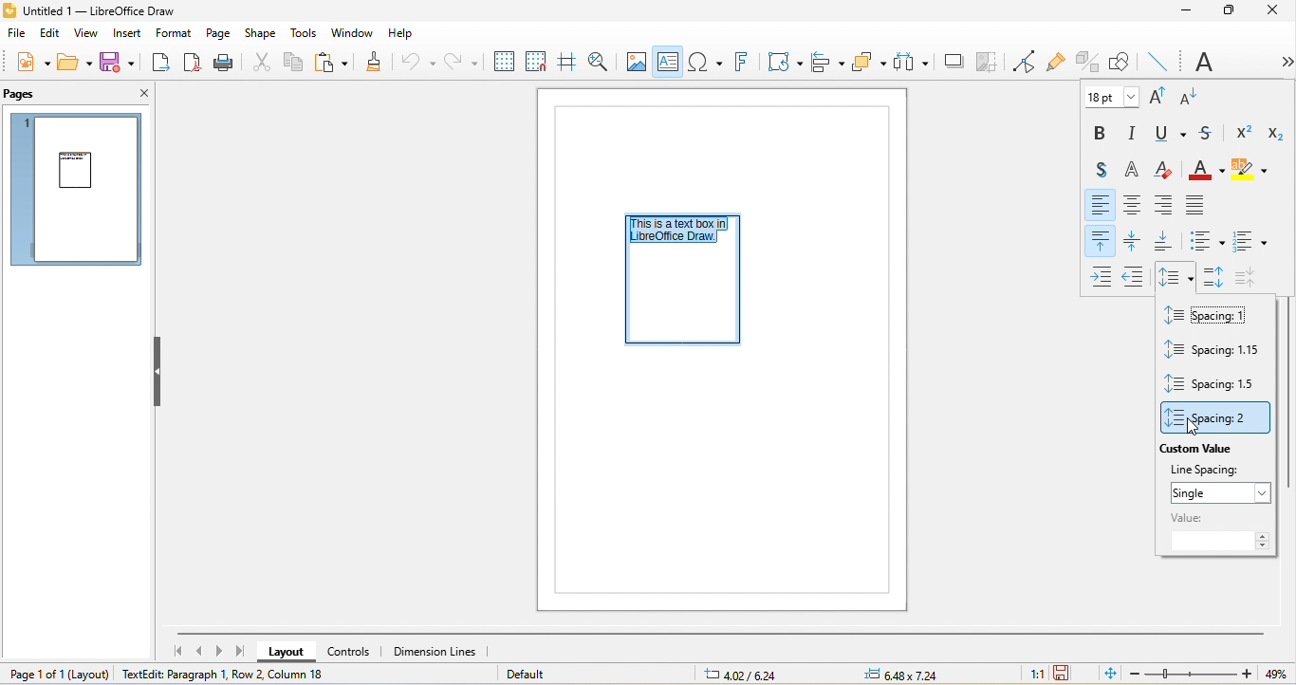 This screenshot has width=1296, height=685. What do you see at coordinates (1179, 275) in the screenshot?
I see `set line spacing` at bounding box center [1179, 275].